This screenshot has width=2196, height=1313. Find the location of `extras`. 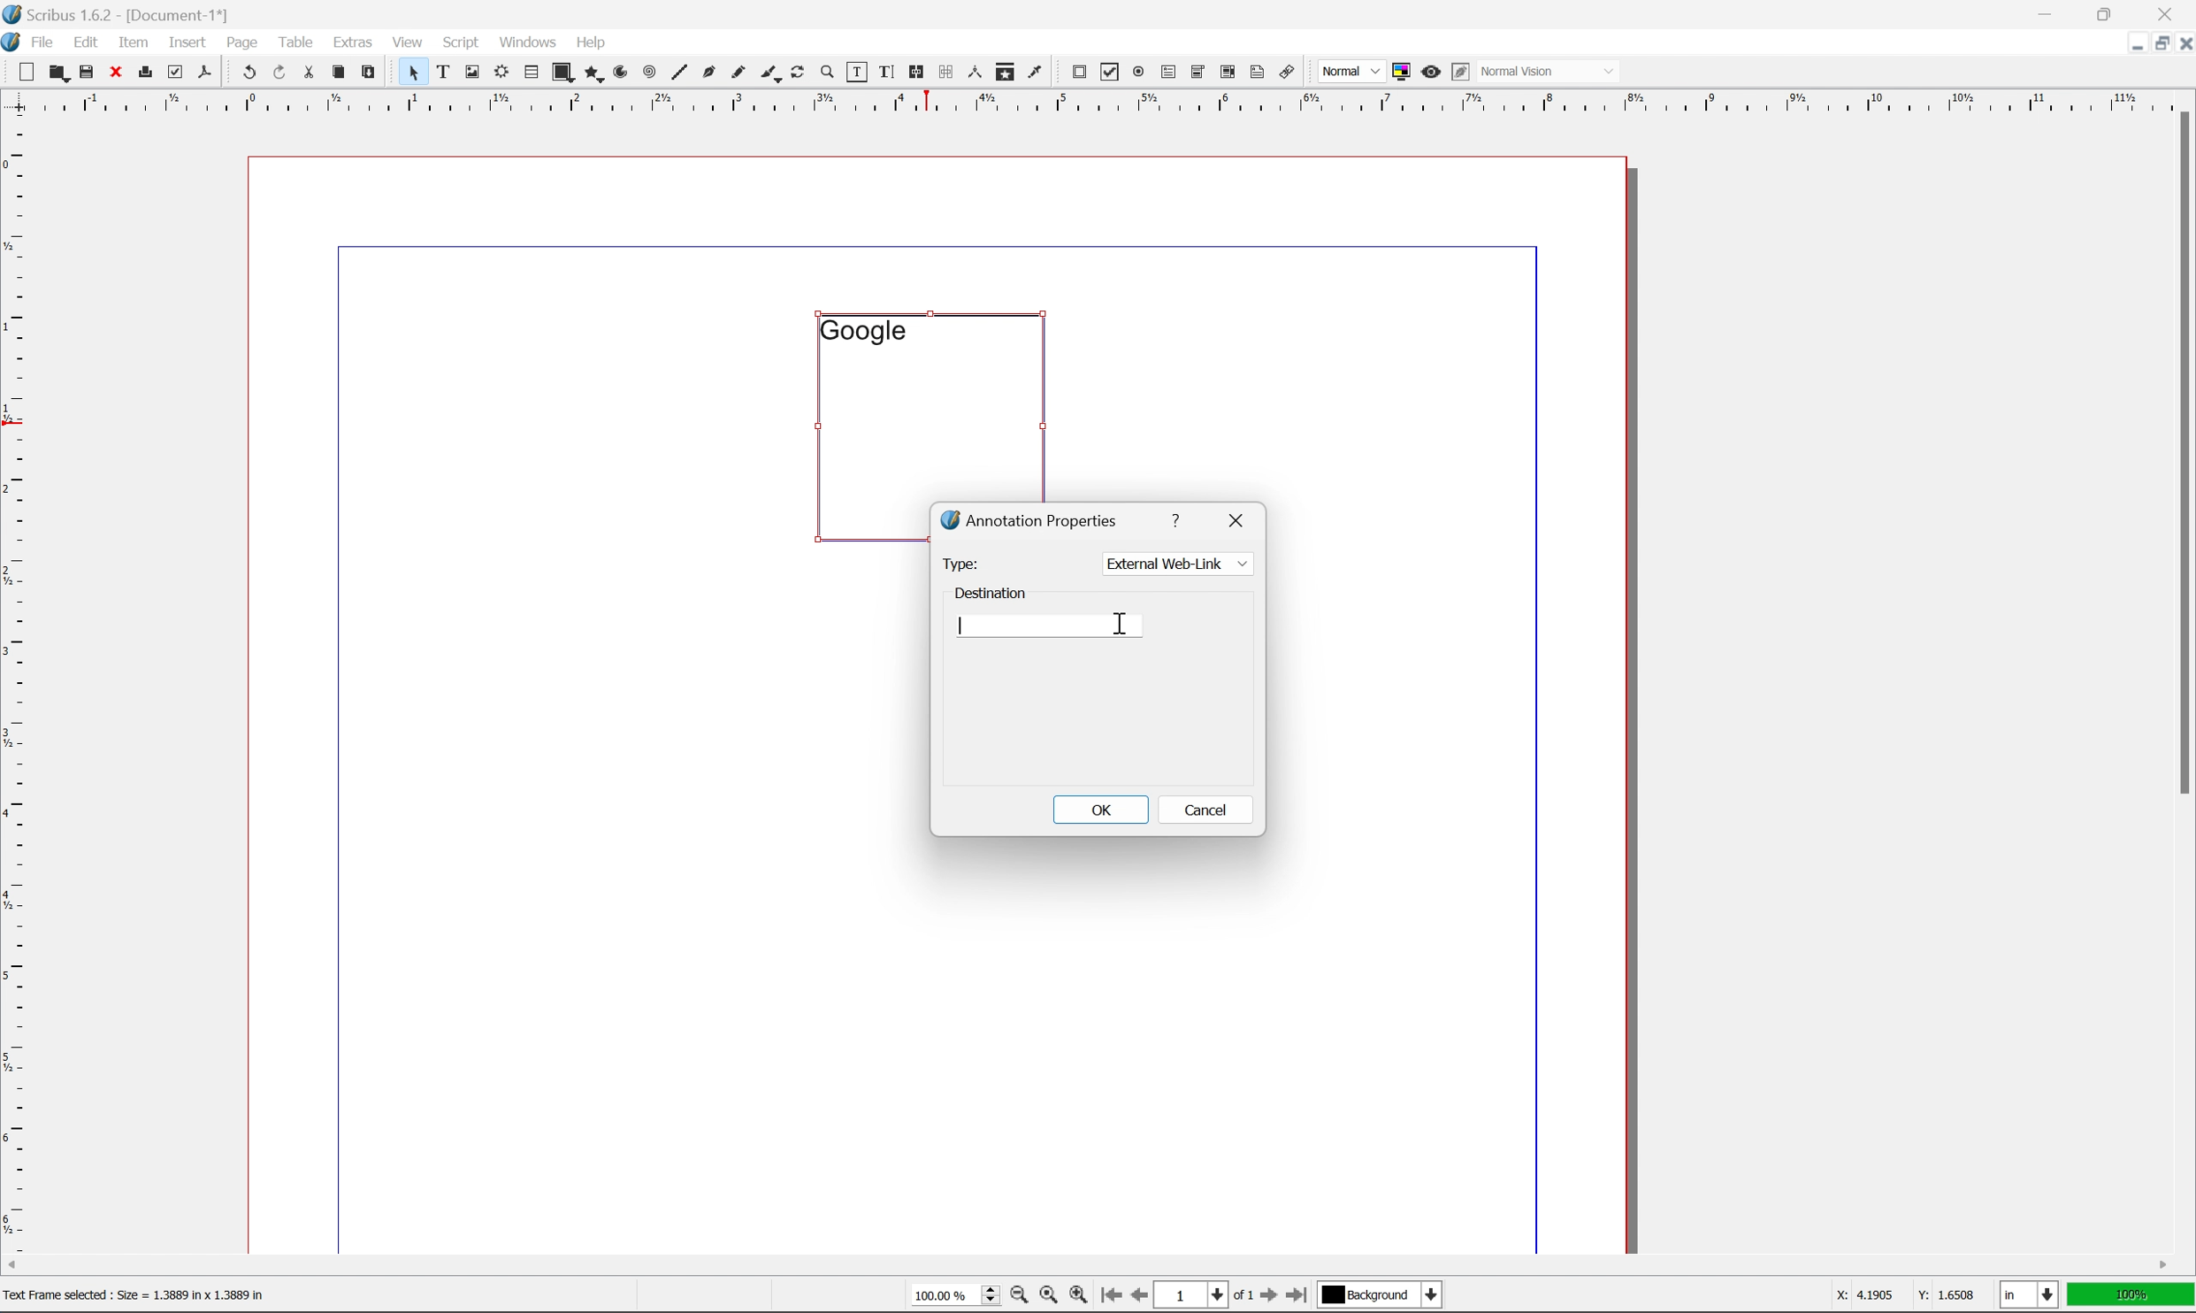

extras is located at coordinates (356, 42).